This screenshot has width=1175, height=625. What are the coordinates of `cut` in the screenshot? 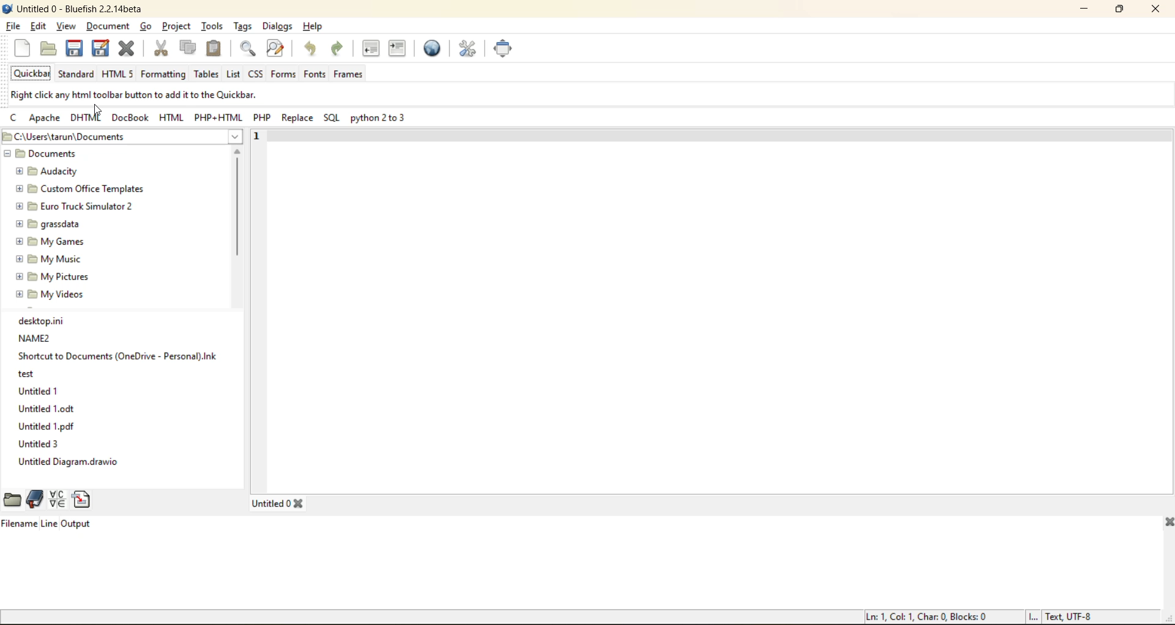 It's located at (162, 50).